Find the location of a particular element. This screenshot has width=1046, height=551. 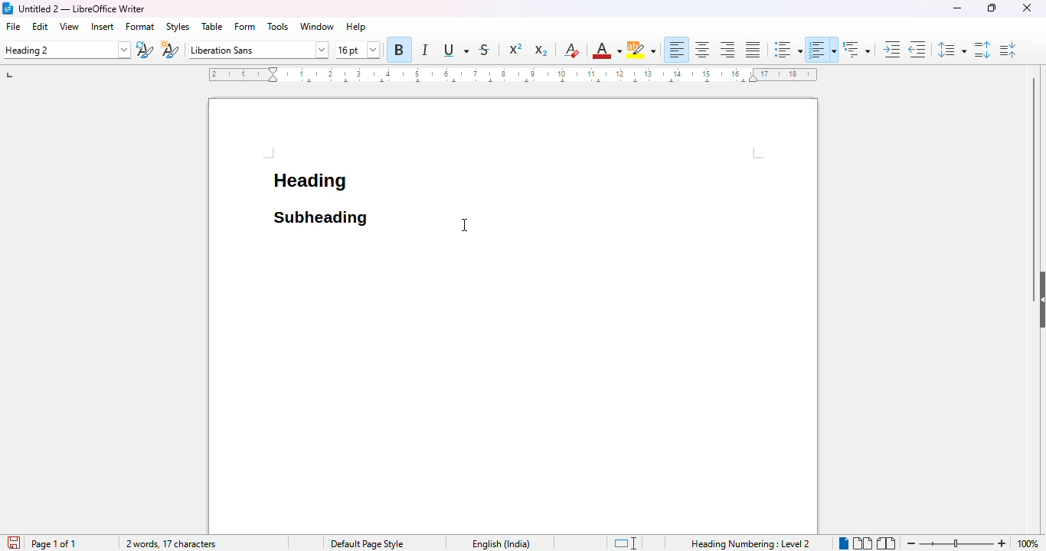

table is located at coordinates (212, 26).